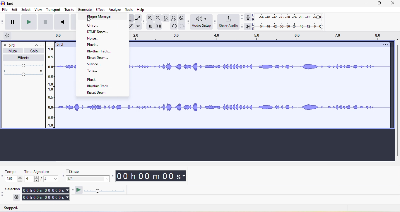  Describe the element at coordinates (131, 17) in the screenshot. I see `selection tool` at that location.